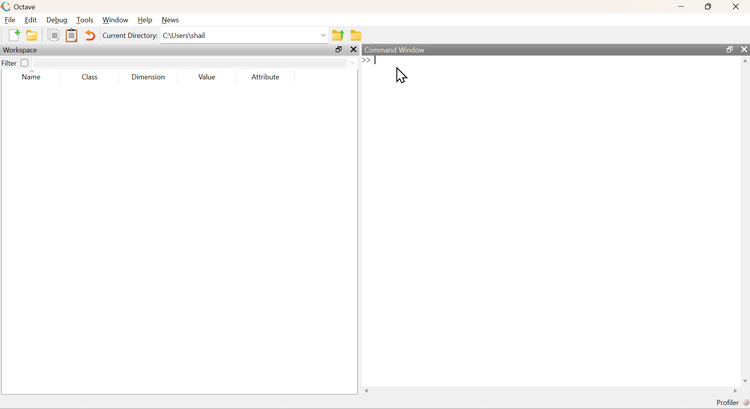 The height and width of the screenshot is (409, 750). I want to click on Tools, so click(85, 21).